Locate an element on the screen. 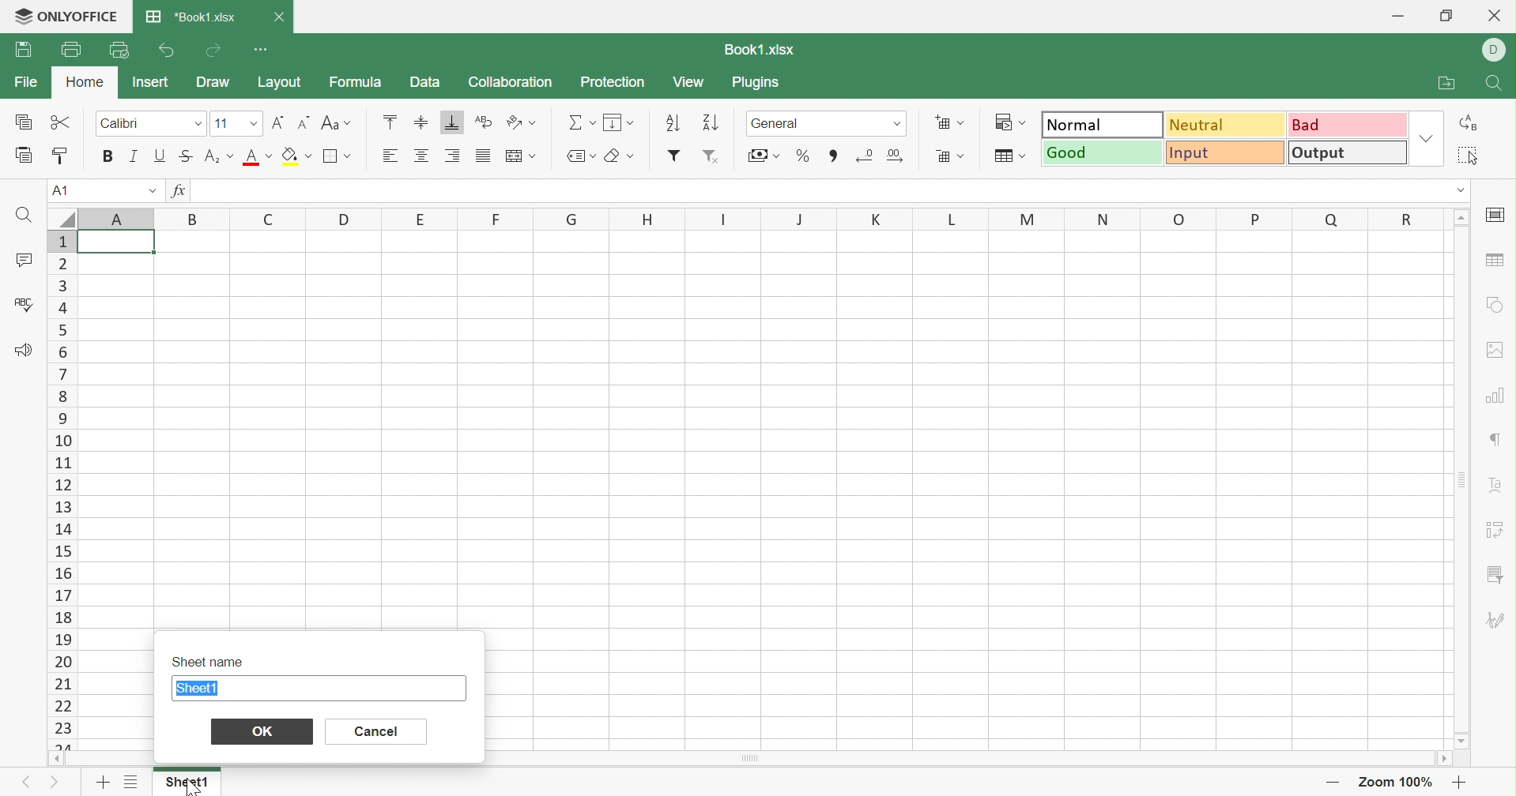 This screenshot has width=1516, height=796. Underline is located at coordinates (160, 154).